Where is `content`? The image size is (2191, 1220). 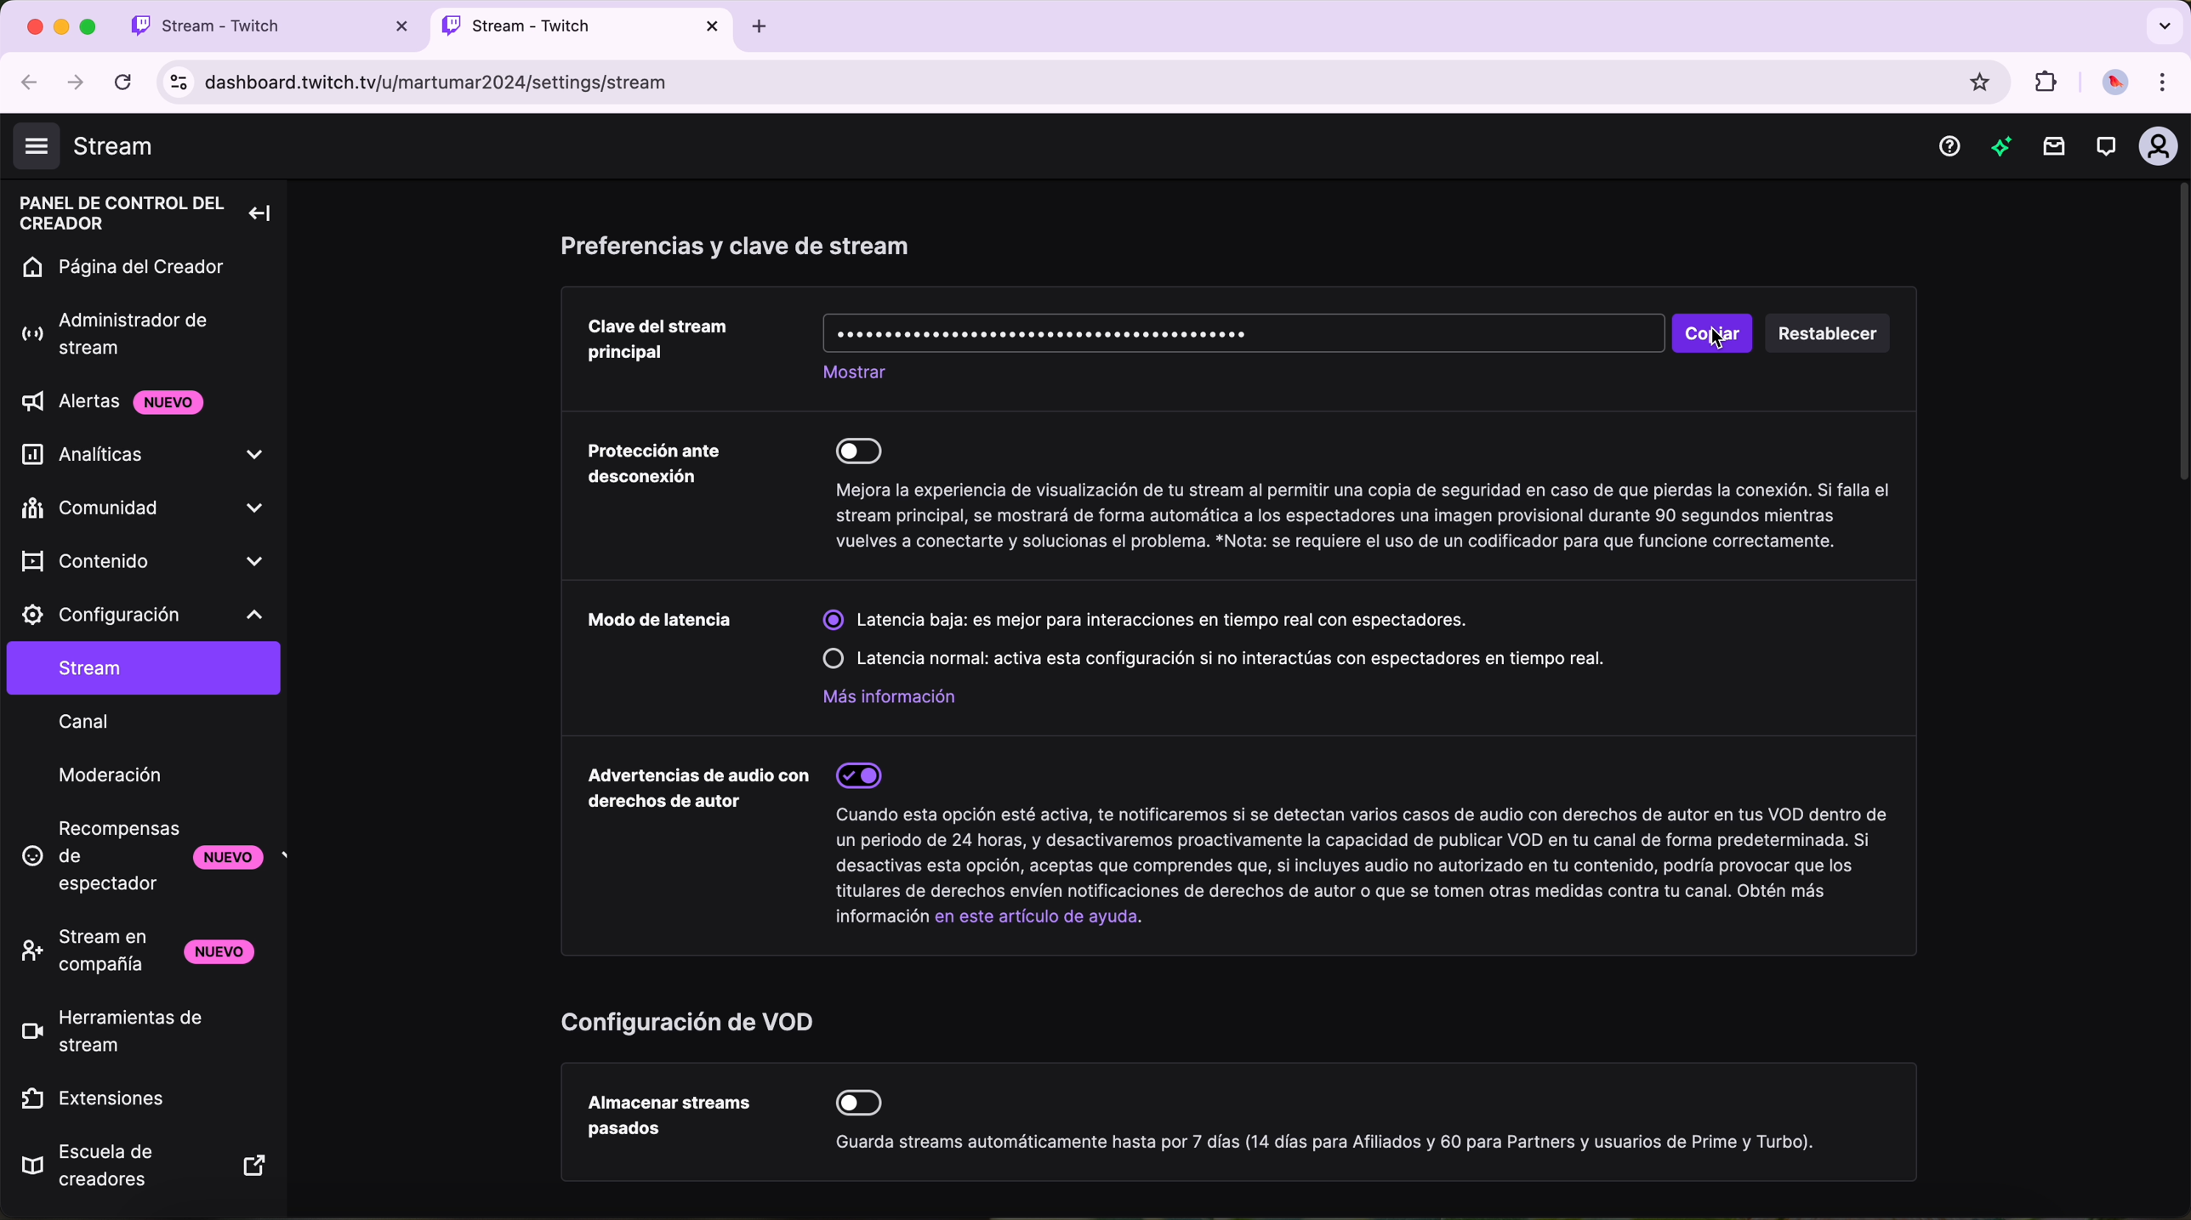
content is located at coordinates (141, 559).